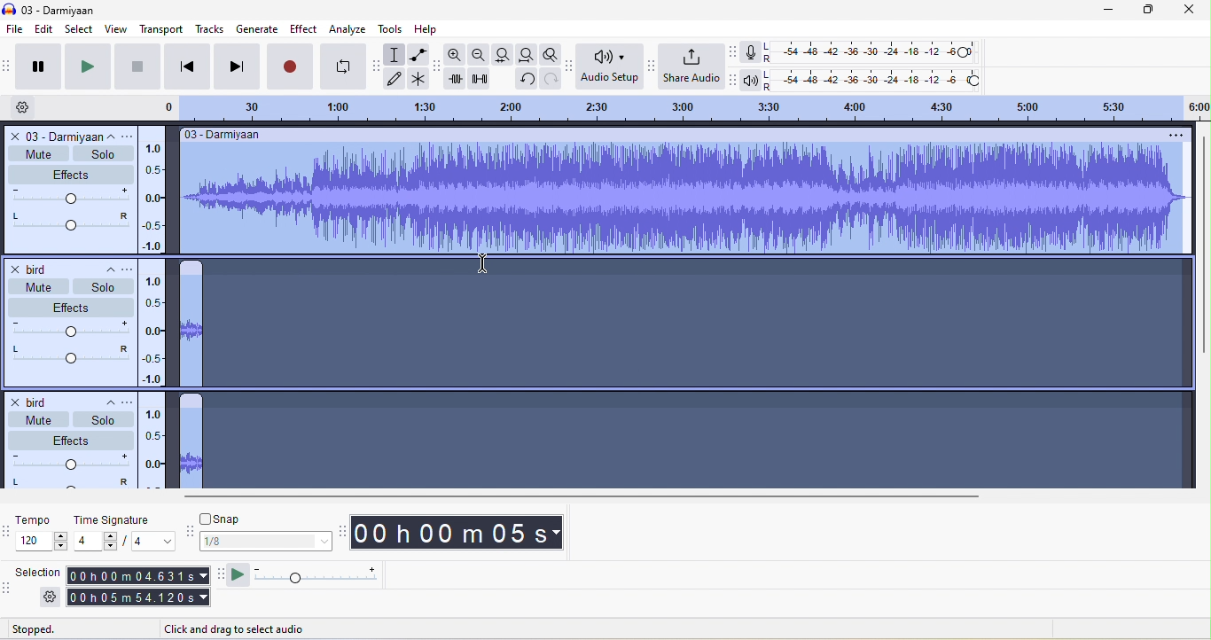  What do you see at coordinates (482, 79) in the screenshot?
I see `silence audio selection` at bounding box center [482, 79].